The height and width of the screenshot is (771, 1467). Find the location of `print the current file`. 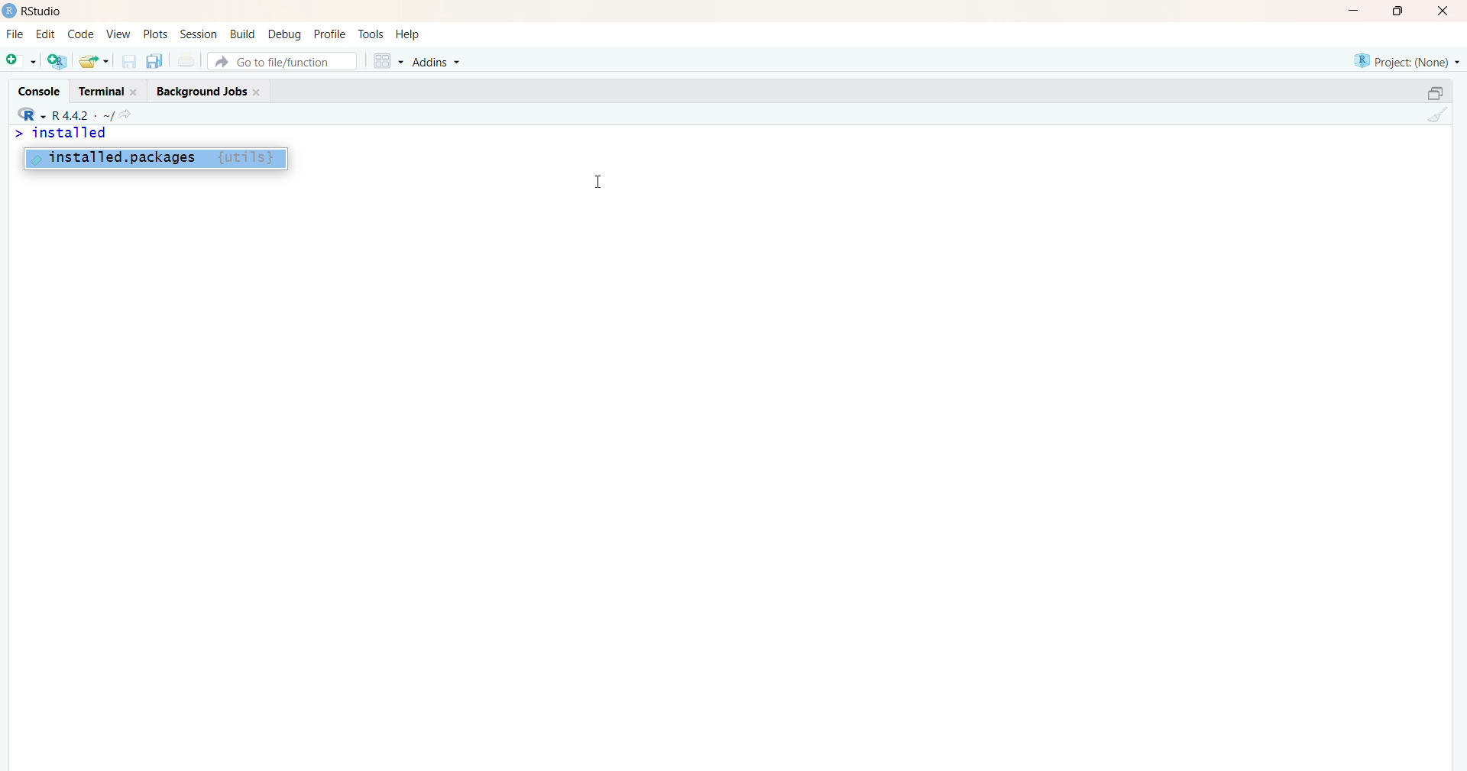

print the current file is located at coordinates (187, 62).